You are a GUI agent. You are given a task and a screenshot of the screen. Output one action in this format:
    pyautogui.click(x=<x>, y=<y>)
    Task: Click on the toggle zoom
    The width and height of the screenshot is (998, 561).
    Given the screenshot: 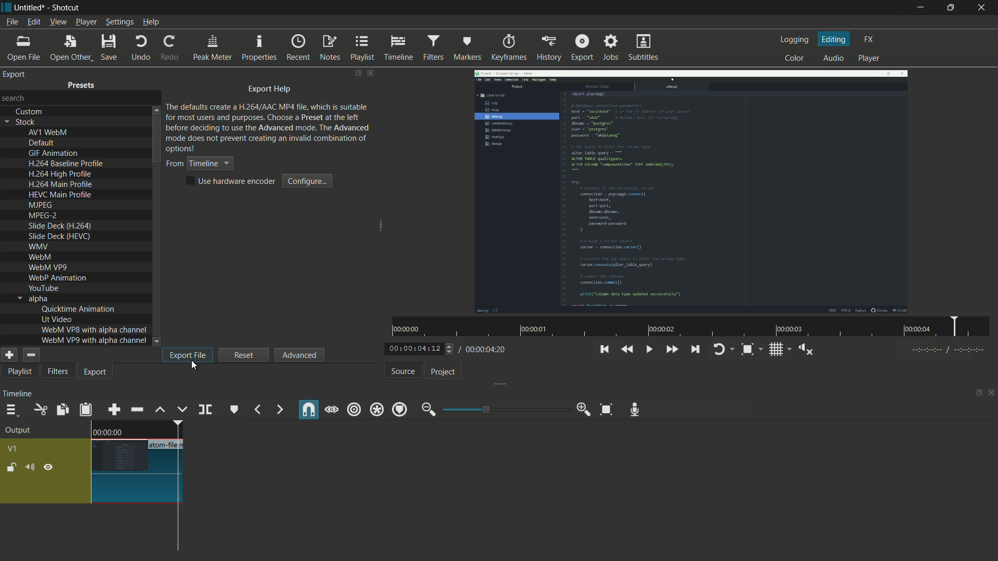 What is the action you would take?
    pyautogui.click(x=747, y=350)
    